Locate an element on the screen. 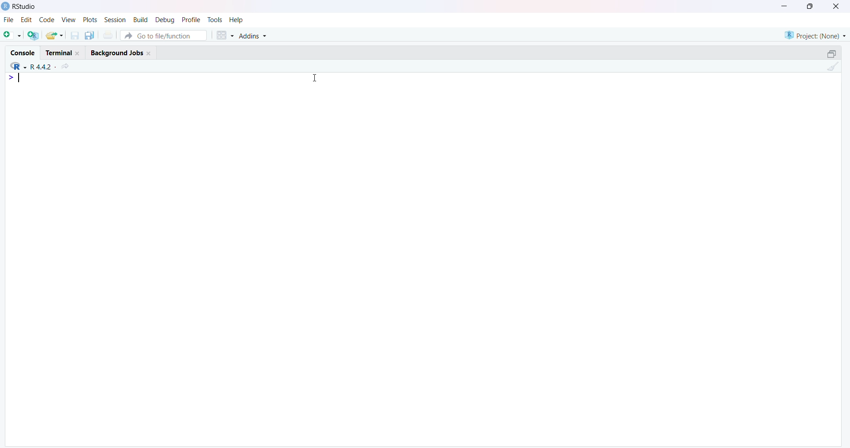 The width and height of the screenshot is (850, 448). Save current document (Ctrl + S) is located at coordinates (77, 34).